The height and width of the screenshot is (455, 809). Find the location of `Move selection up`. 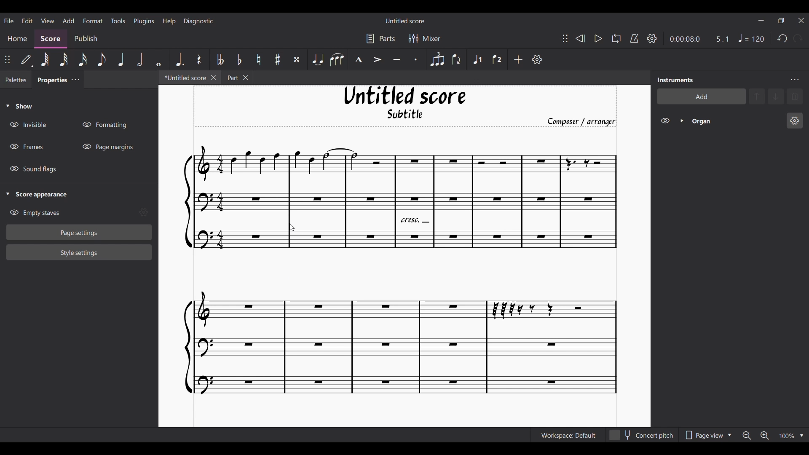

Move selection up is located at coordinates (757, 96).